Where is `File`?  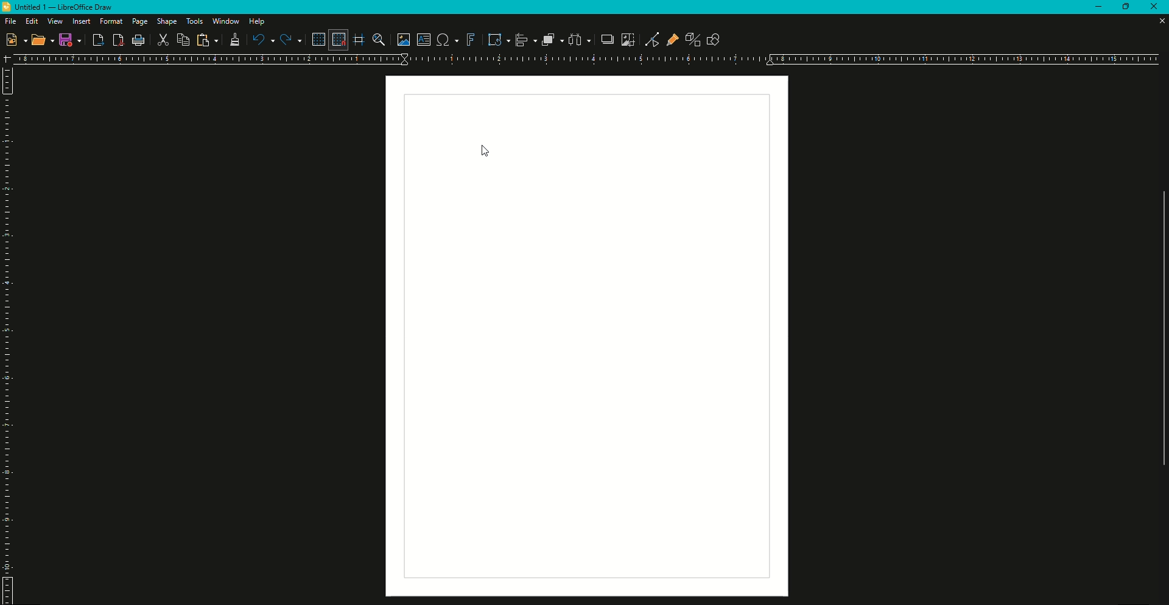
File is located at coordinates (10, 21).